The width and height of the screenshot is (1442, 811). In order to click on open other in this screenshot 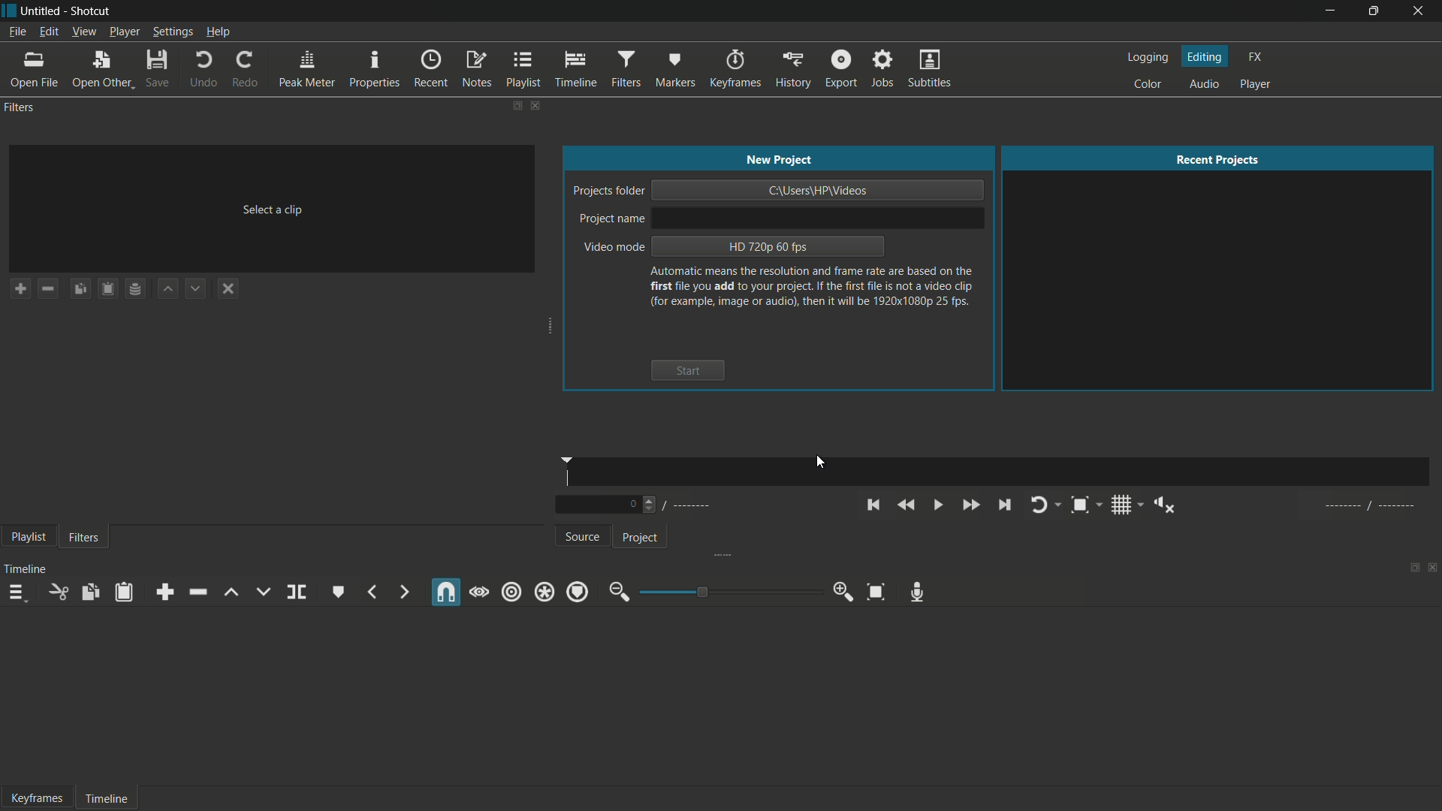, I will do `click(106, 71)`.